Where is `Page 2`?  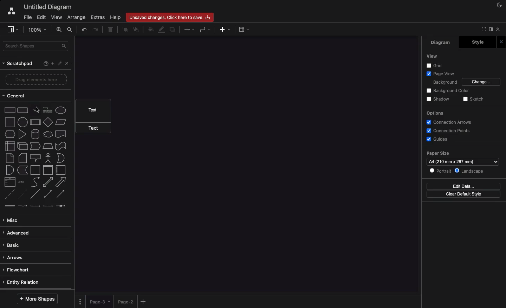 Page 2 is located at coordinates (125, 301).